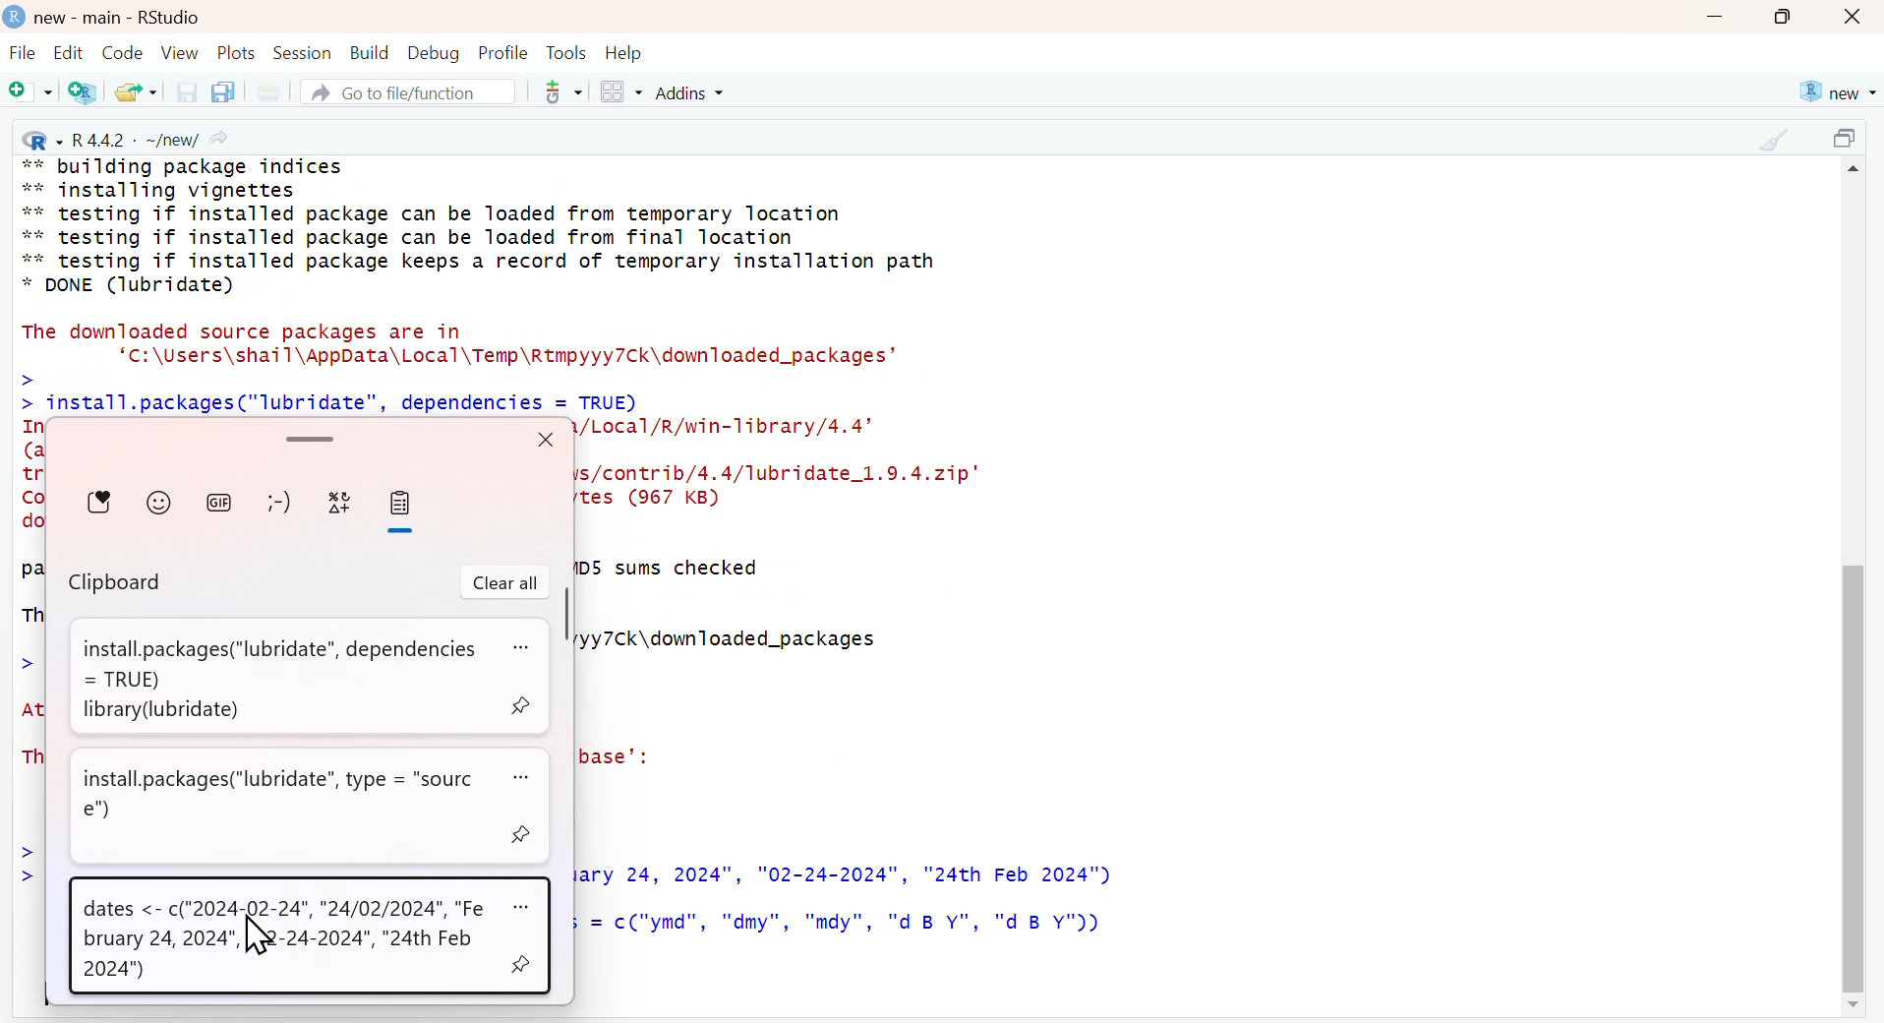 The width and height of the screenshot is (1884, 1023). I want to click on save the current document, so click(184, 91).